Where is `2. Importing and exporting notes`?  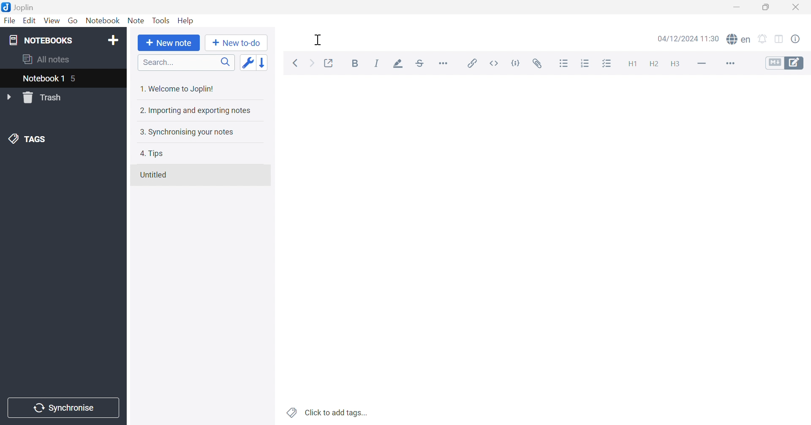
2. Importing and exporting notes is located at coordinates (196, 111).